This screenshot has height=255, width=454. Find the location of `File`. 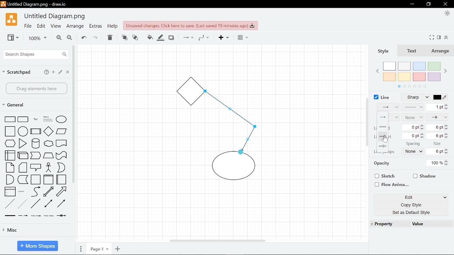

File is located at coordinates (27, 27).